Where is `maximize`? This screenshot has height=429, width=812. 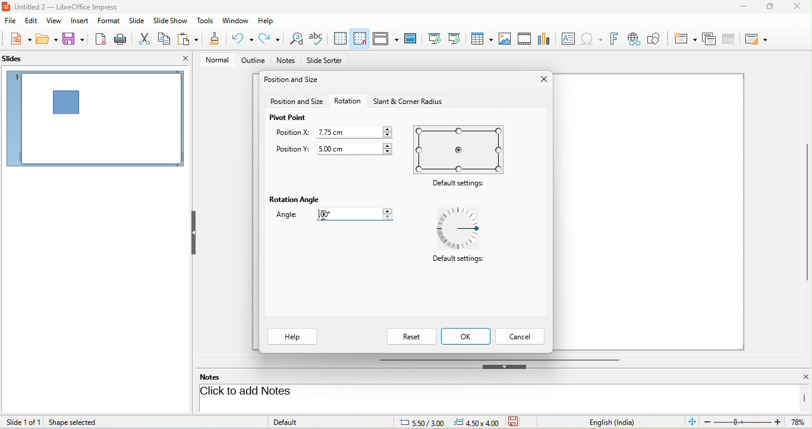 maximize is located at coordinates (766, 9).